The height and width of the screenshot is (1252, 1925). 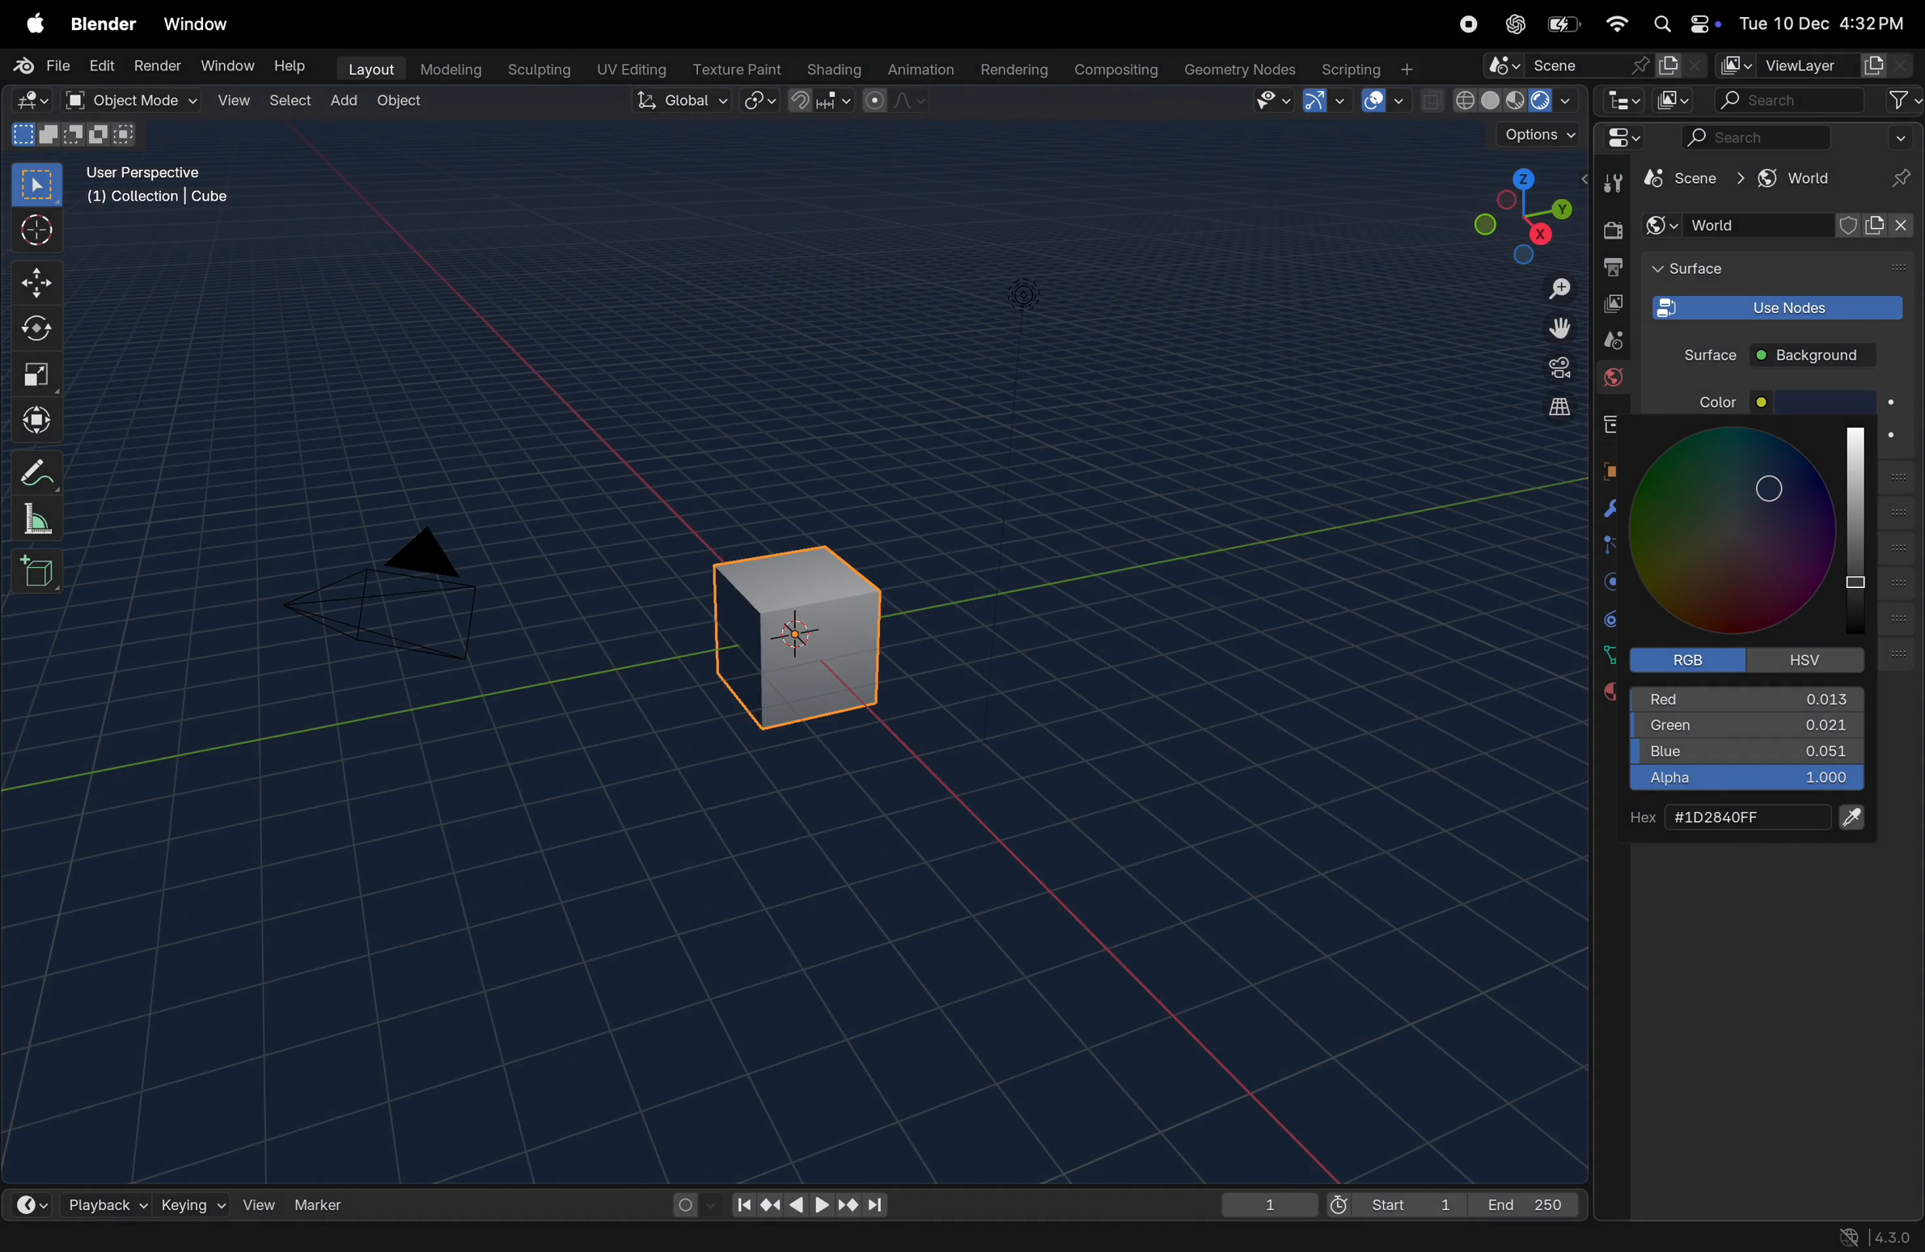 What do you see at coordinates (1775, 307) in the screenshot?
I see `- Use Nodes` at bounding box center [1775, 307].